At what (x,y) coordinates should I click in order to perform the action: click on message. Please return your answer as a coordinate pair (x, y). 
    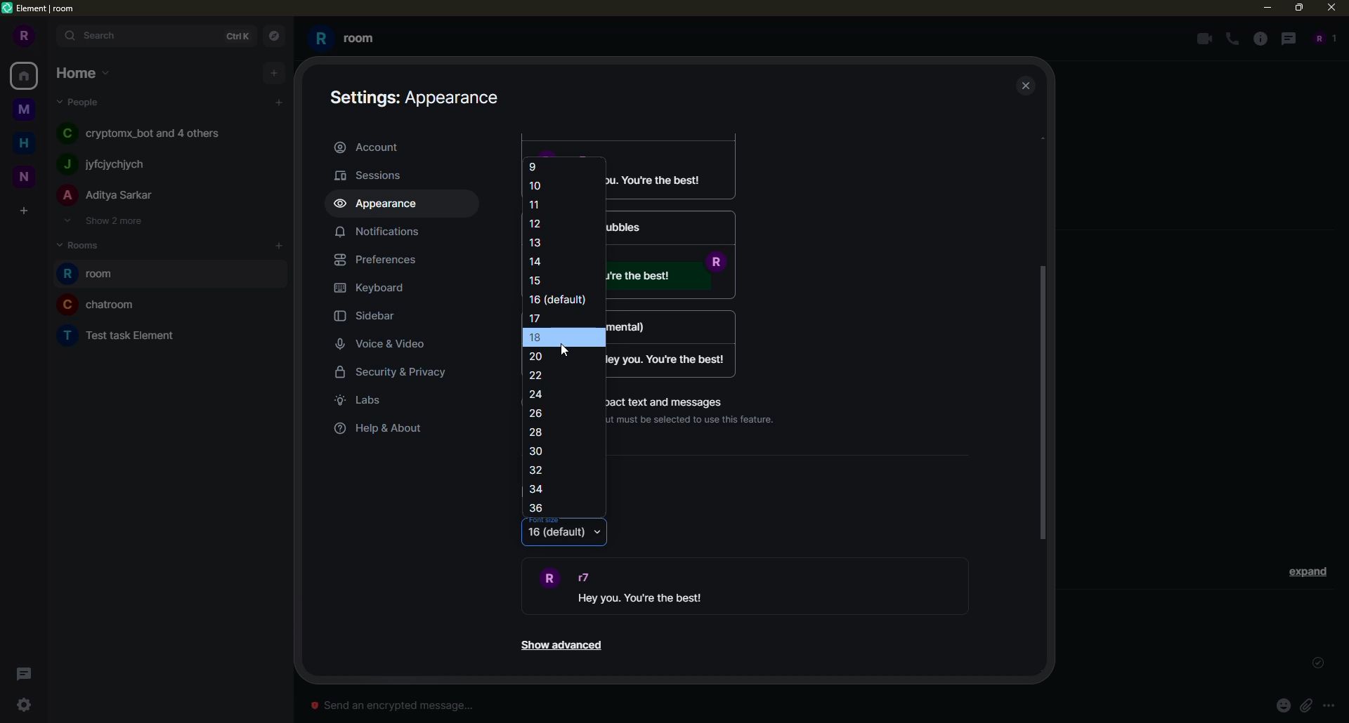
    Looking at the image, I should click on (670, 277).